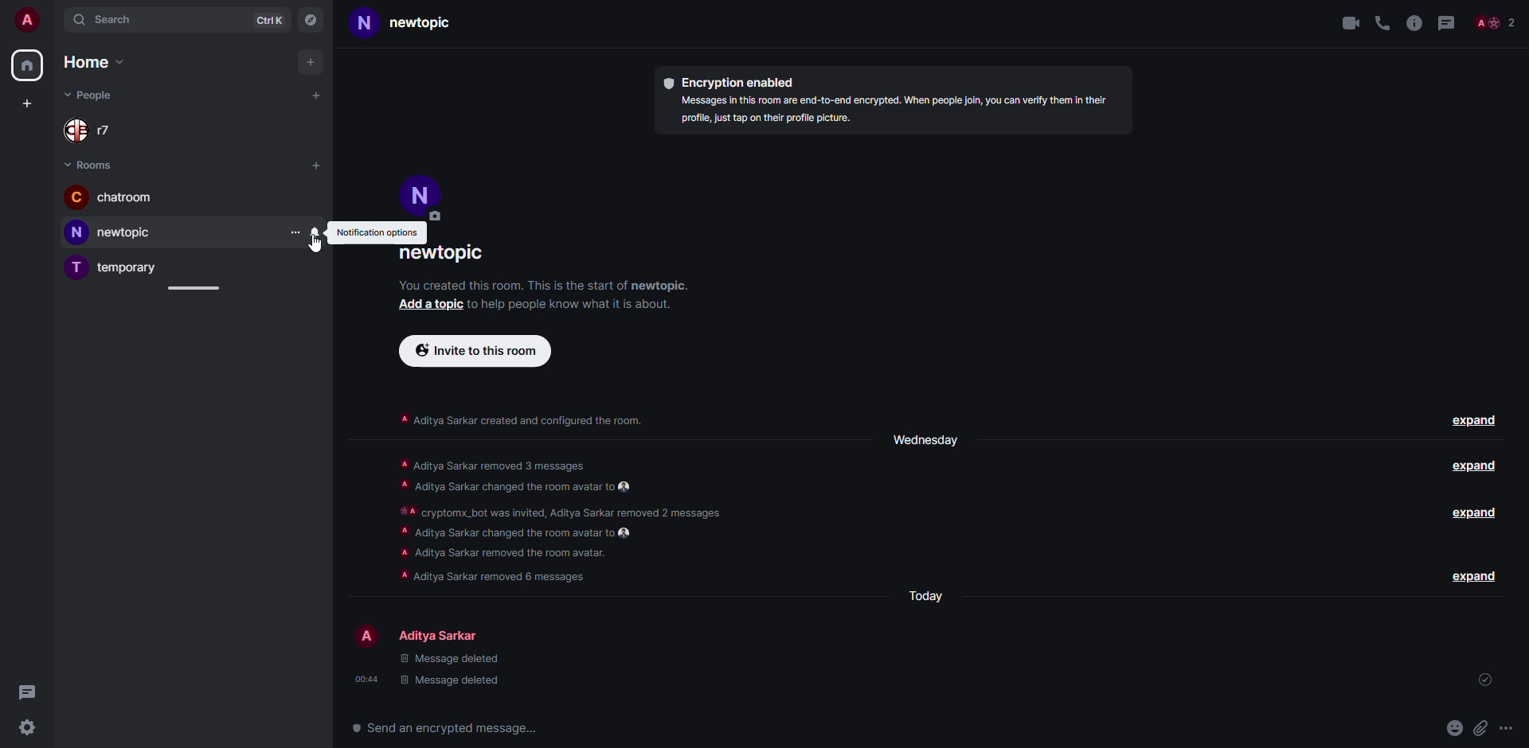 This screenshot has height=748, width=1529. I want to click on ctrlK, so click(268, 21).